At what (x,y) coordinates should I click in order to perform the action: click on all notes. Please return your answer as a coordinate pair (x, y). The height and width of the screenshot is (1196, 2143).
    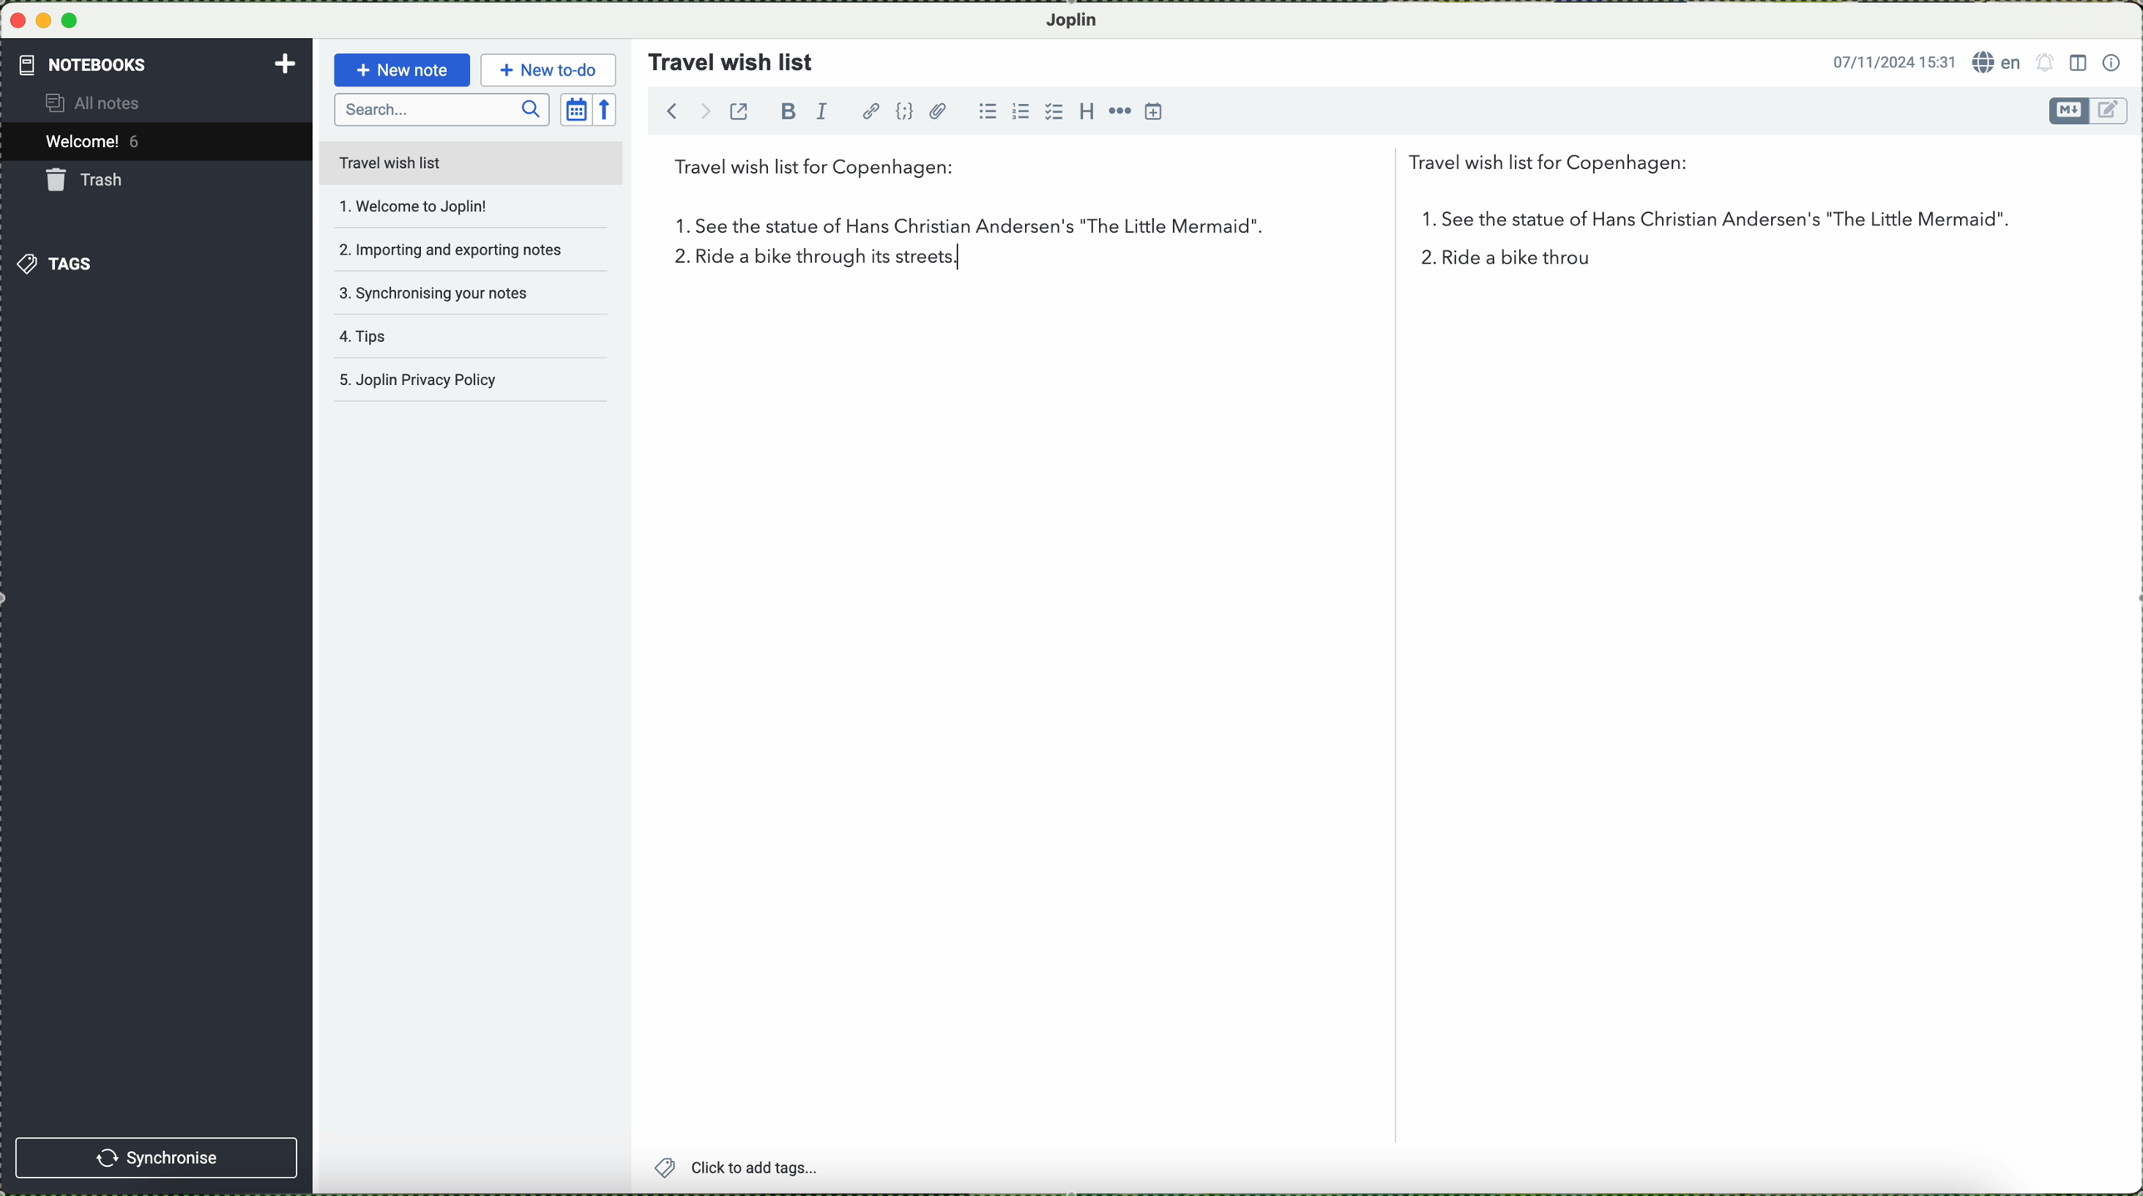
    Looking at the image, I should click on (107, 104).